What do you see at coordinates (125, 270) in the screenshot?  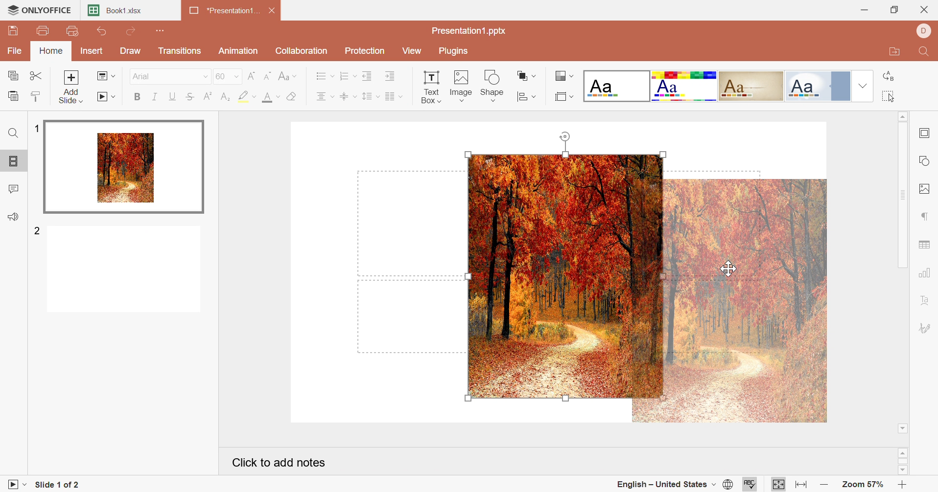 I see `Slide 2` at bounding box center [125, 270].